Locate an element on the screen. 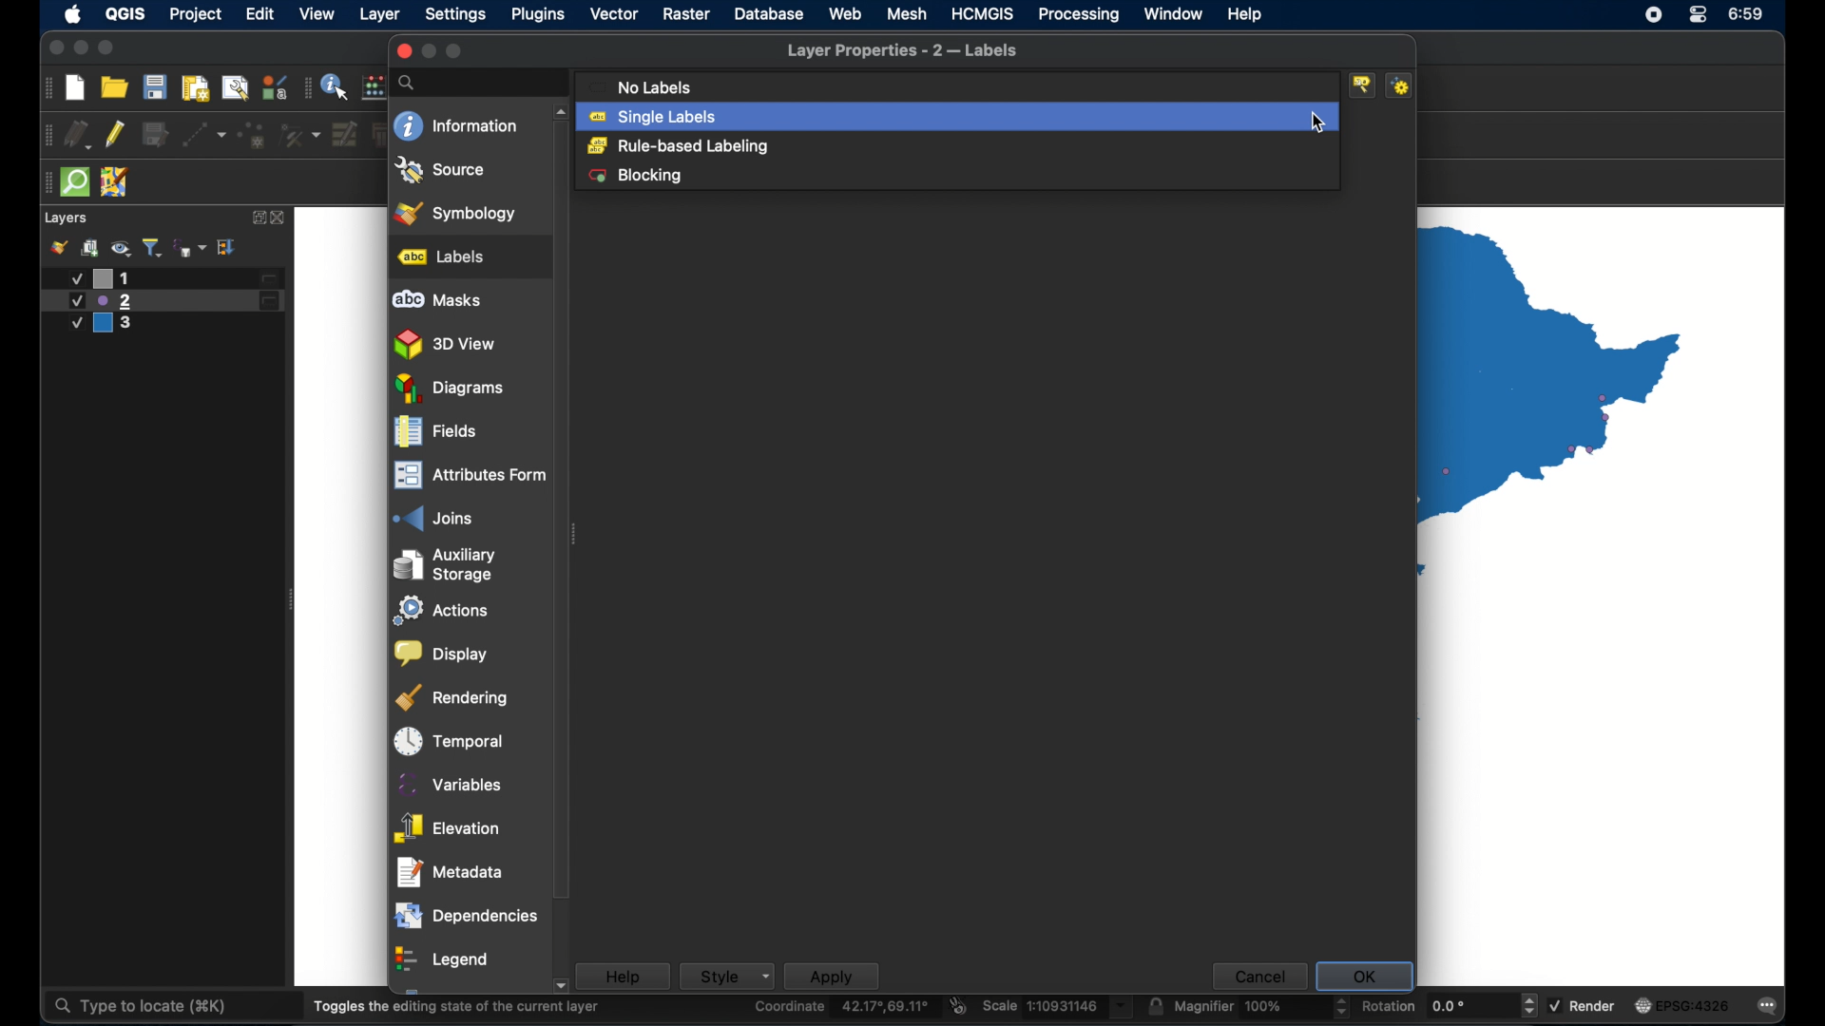 The height and width of the screenshot is (1026, 1825). edit is located at coordinates (261, 13).